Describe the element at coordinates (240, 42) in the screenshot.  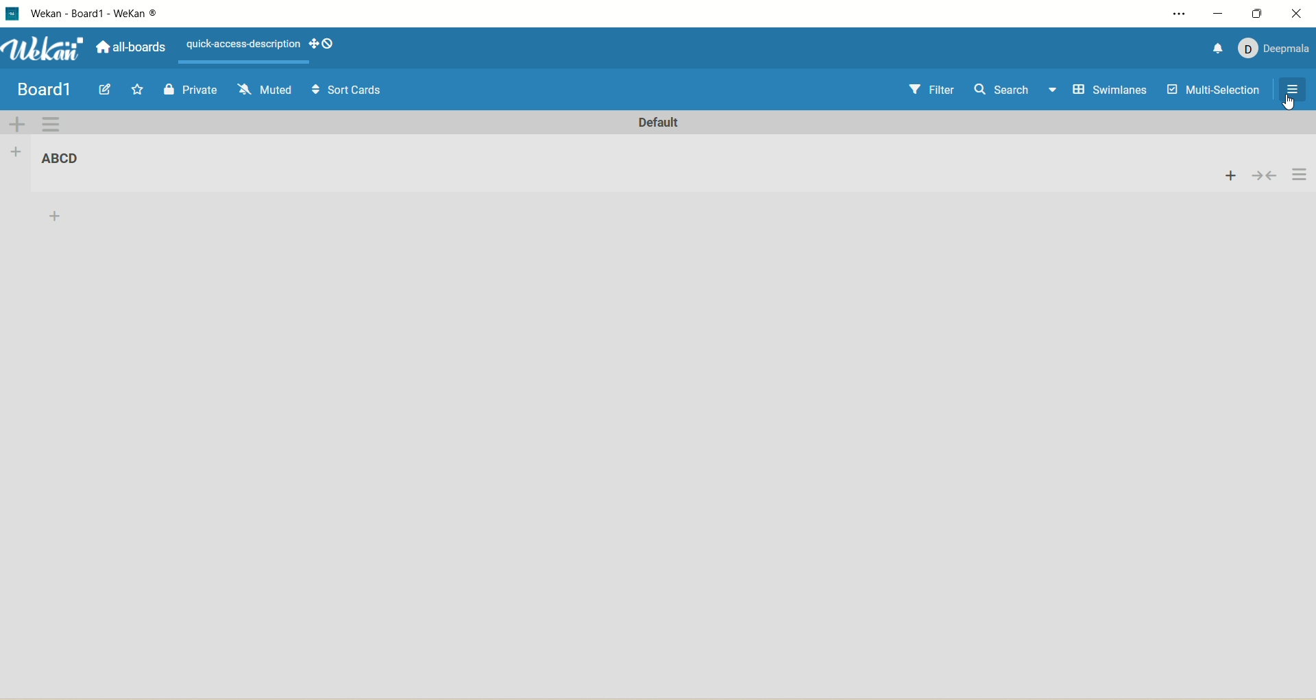
I see `text` at that location.